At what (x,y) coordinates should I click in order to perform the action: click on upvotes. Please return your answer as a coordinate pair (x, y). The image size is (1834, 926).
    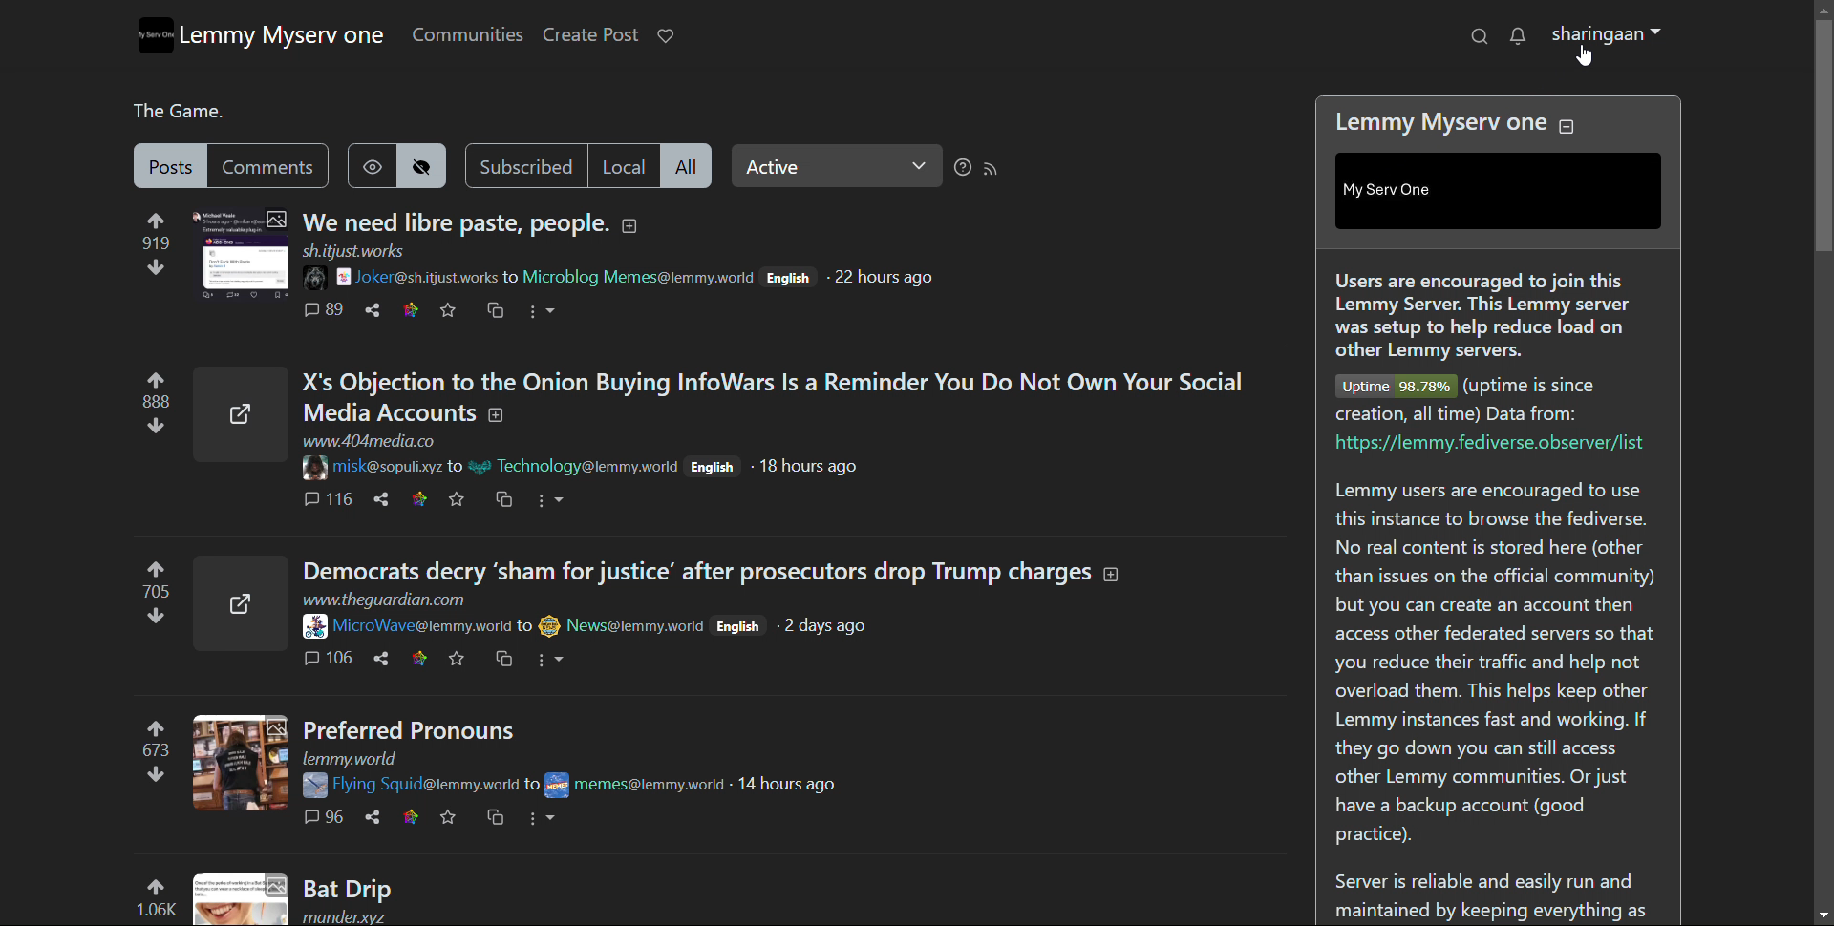
    Looking at the image, I should click on (150, 890).